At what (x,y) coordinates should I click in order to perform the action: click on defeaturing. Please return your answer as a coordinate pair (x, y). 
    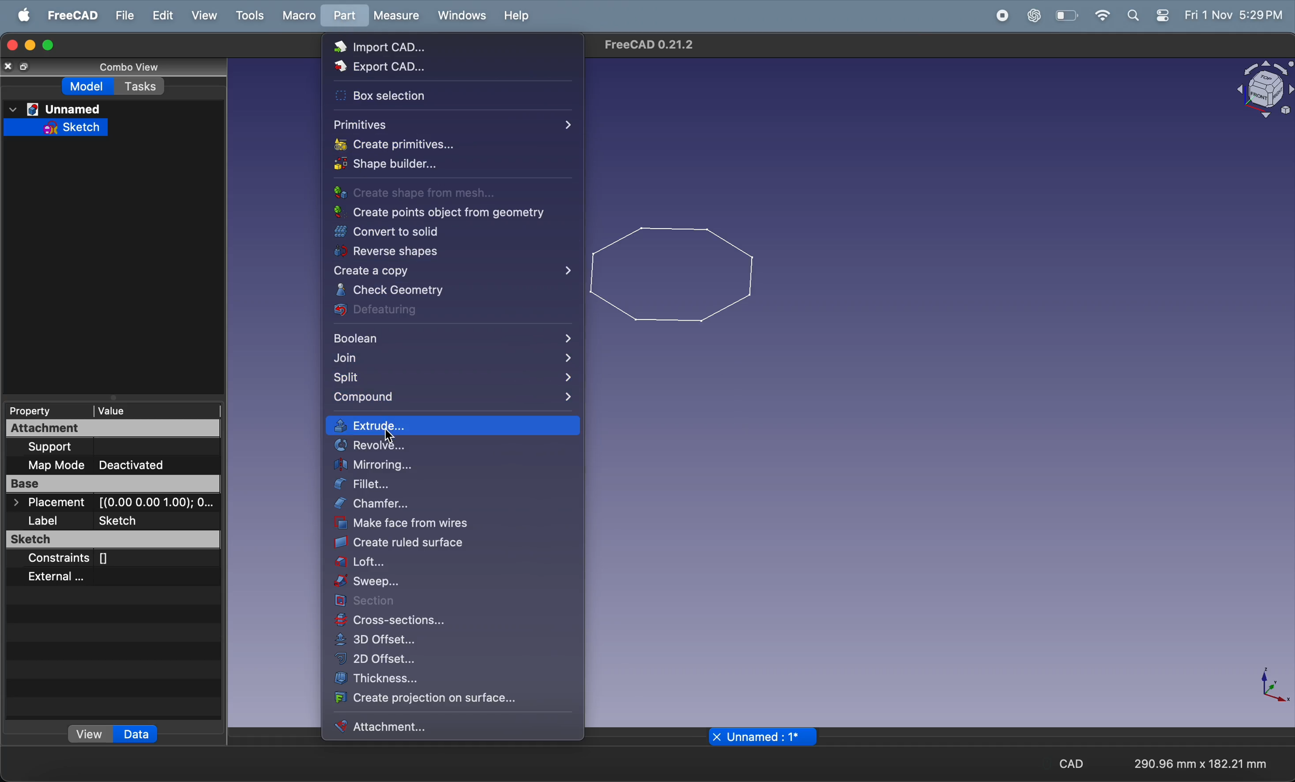
    Looking at the image, I should click on (452, 311).